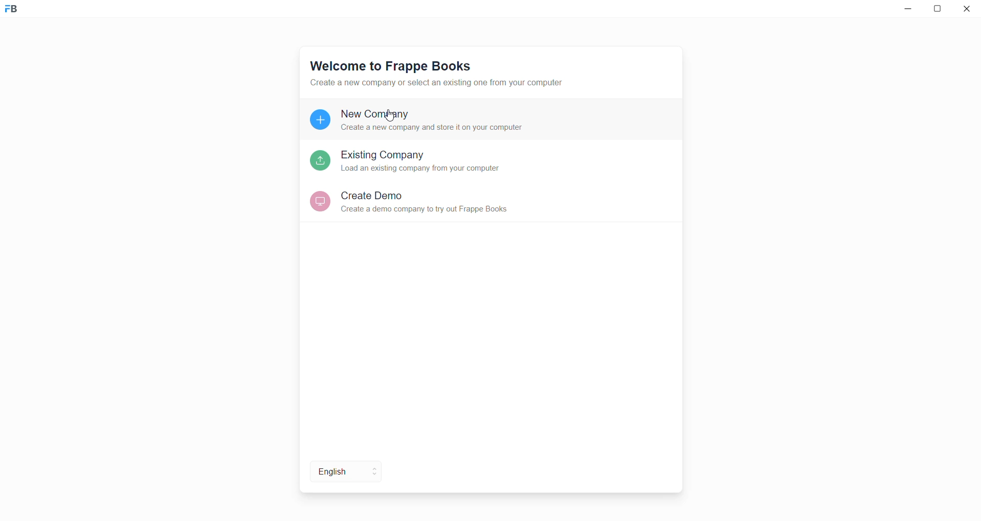  Describe the element at coordinates (444, 202) in the screenshot. I see `Create demo company ` at that location.